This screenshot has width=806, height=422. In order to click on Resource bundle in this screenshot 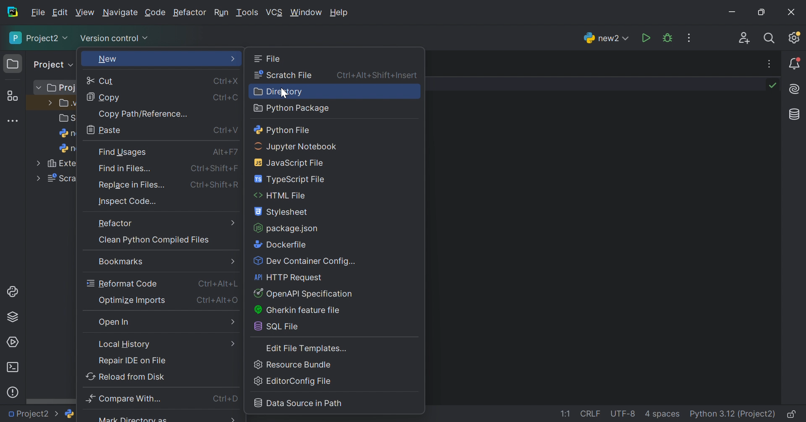, I will do `click(291, 364)`.